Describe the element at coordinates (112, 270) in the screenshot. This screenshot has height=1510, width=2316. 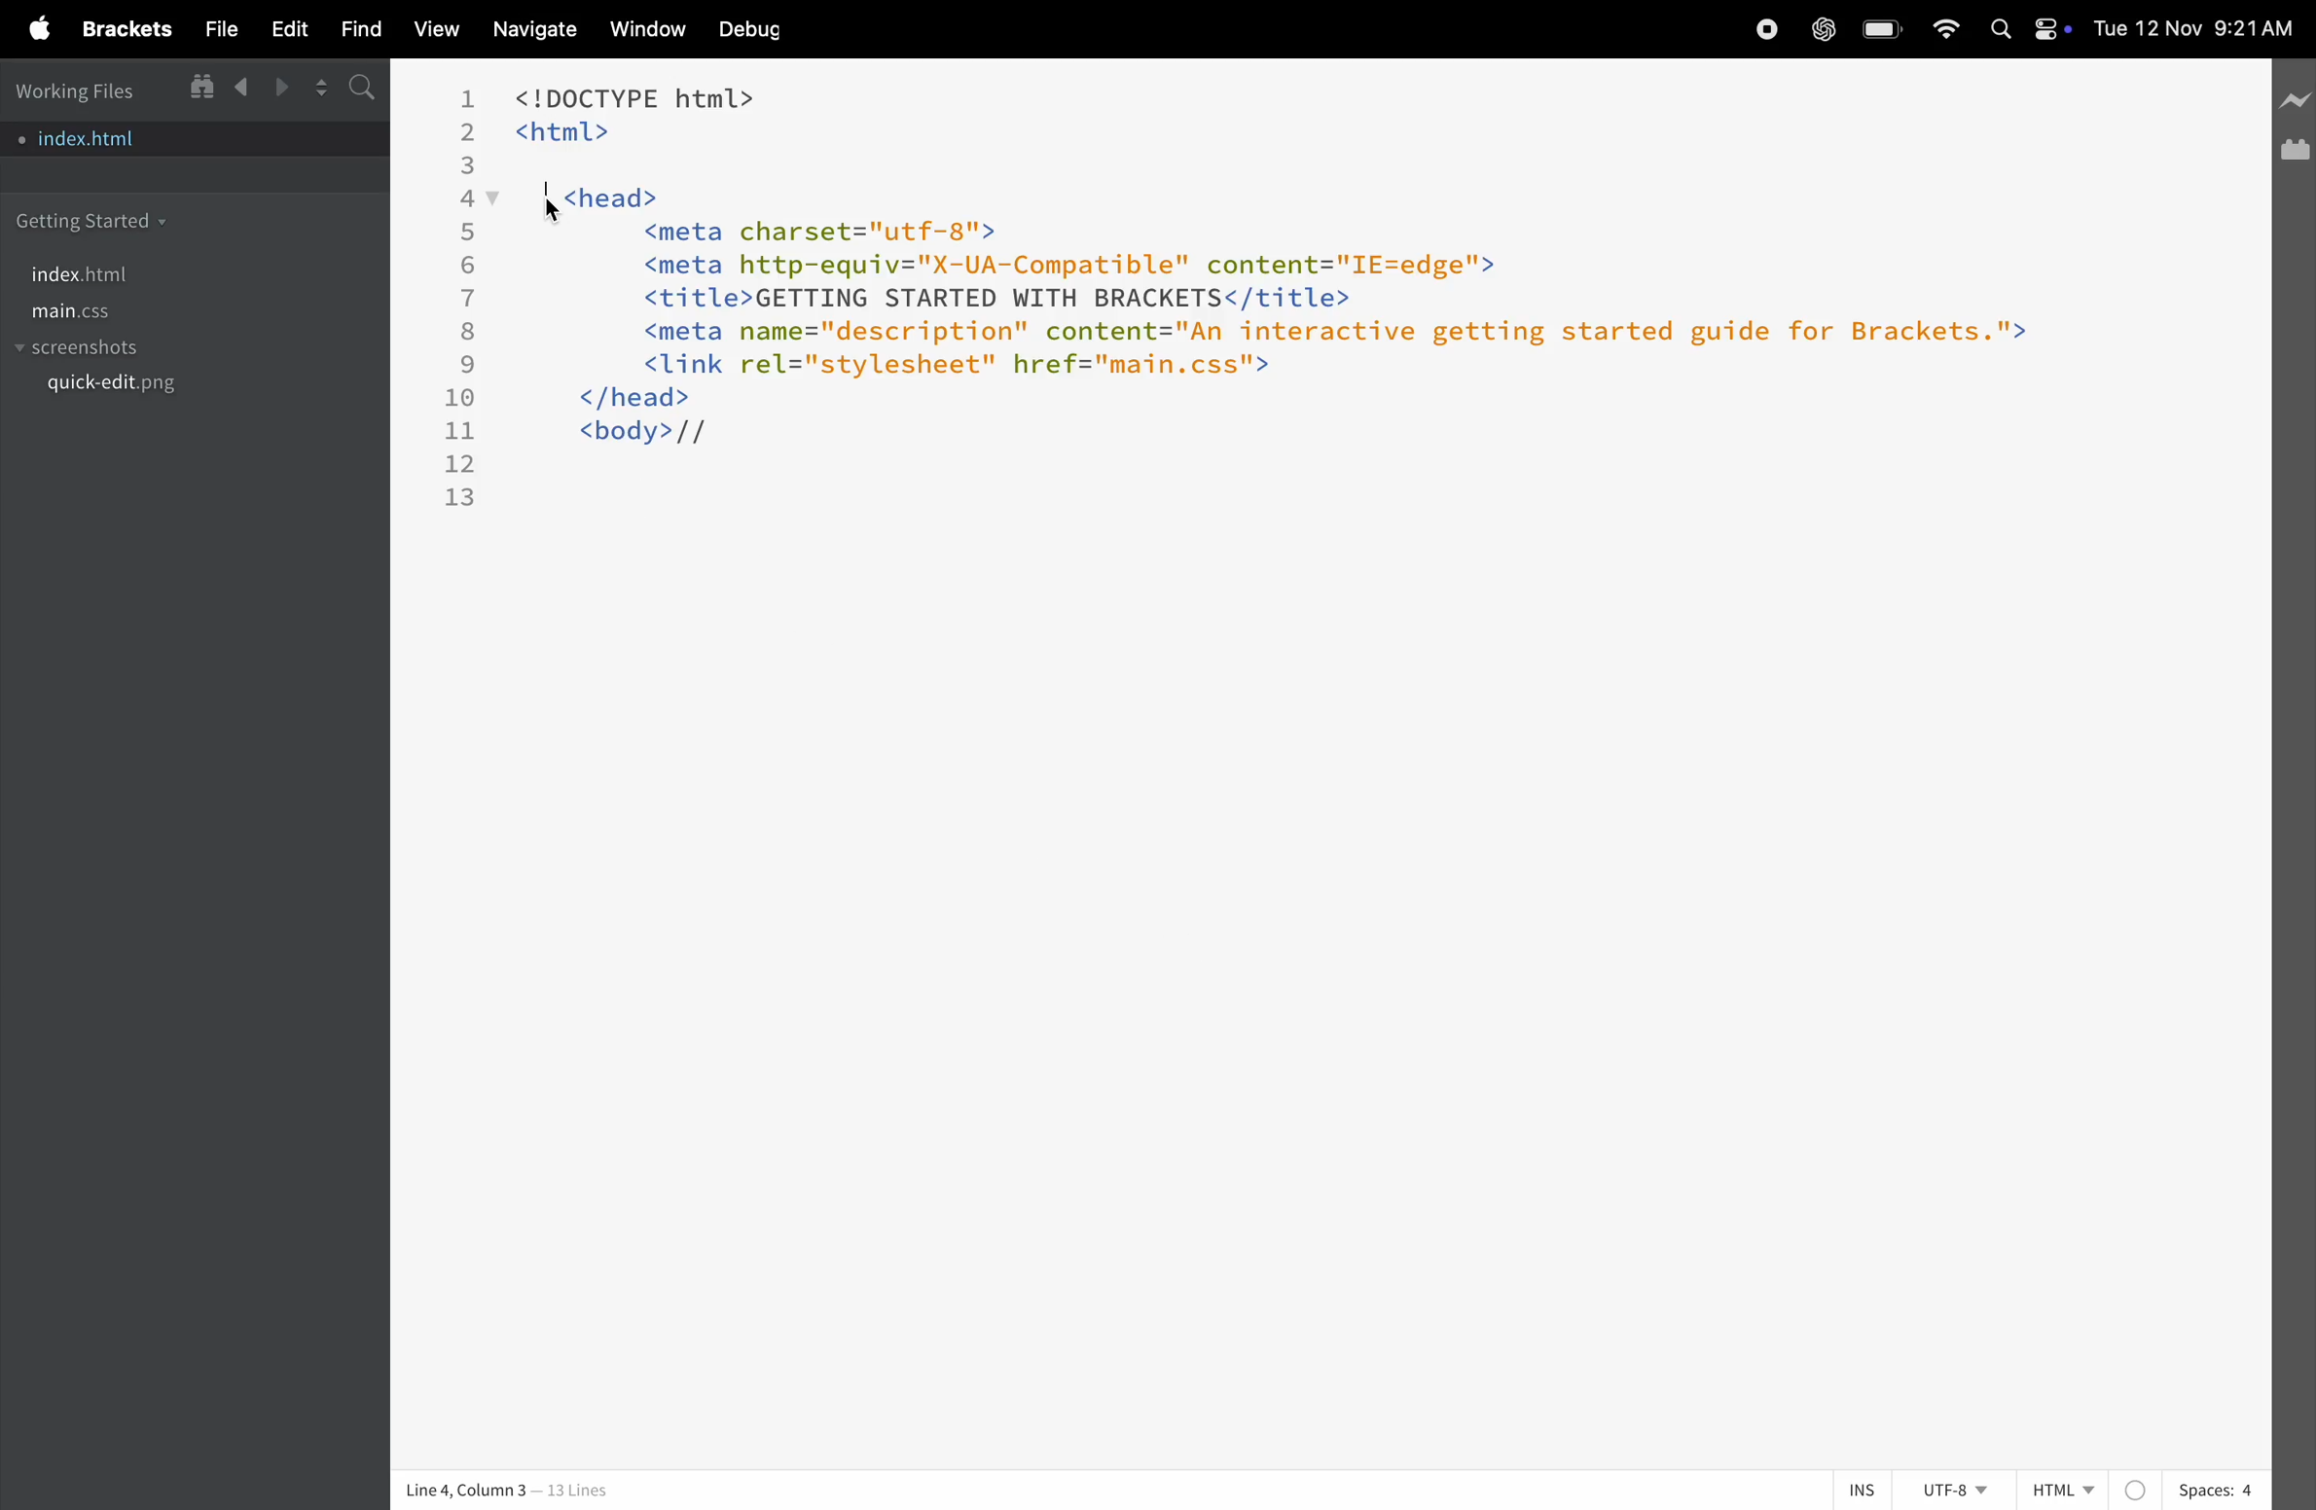
I see `index.html` at that location.